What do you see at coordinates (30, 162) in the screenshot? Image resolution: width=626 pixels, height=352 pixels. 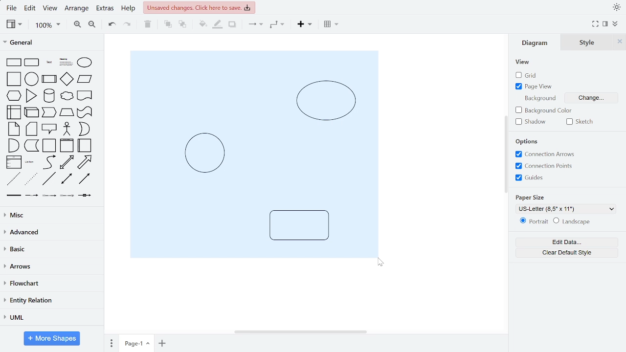 I see `list item` at bounding box center [30, 162].